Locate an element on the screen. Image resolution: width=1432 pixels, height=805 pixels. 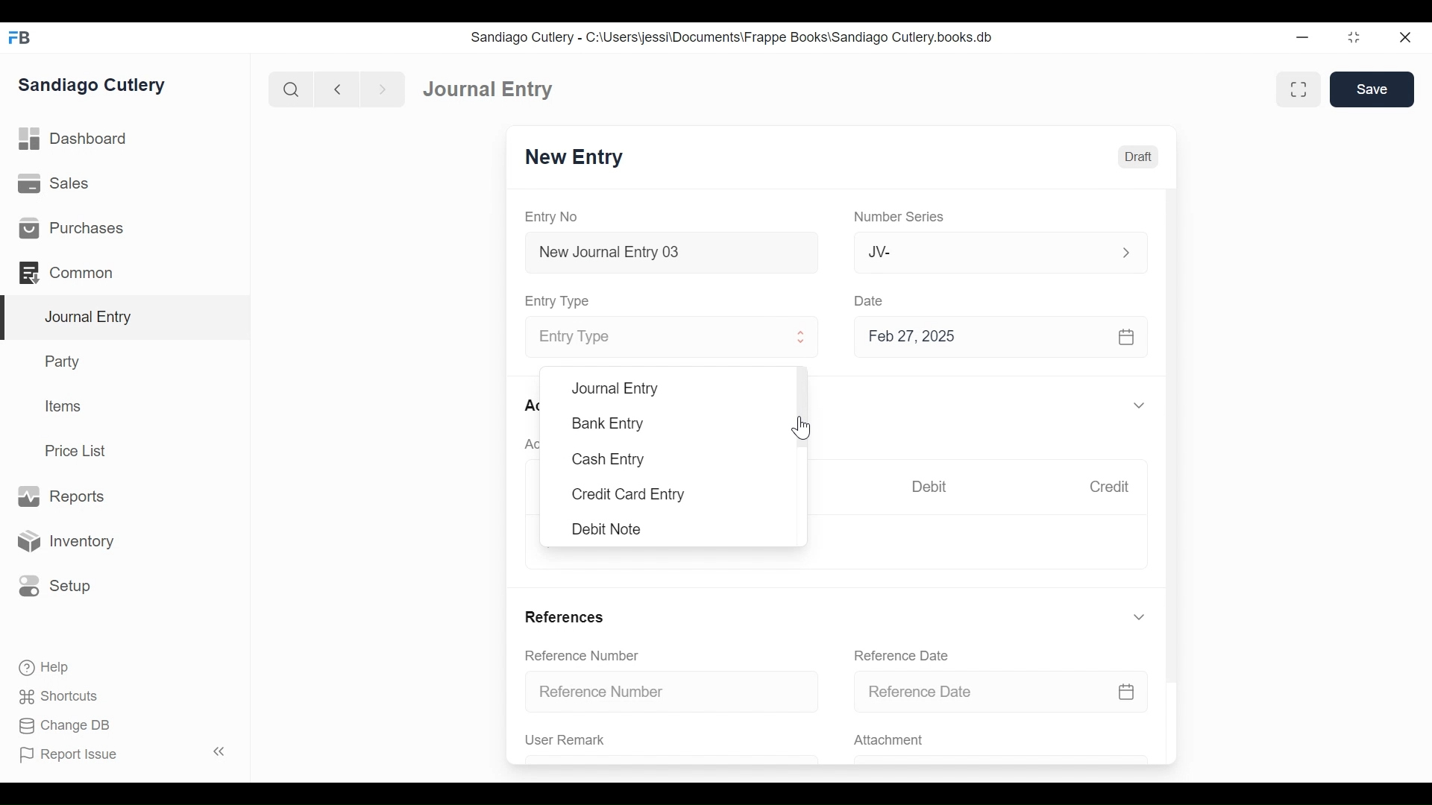
Price List is located at coordinates (78, 450).